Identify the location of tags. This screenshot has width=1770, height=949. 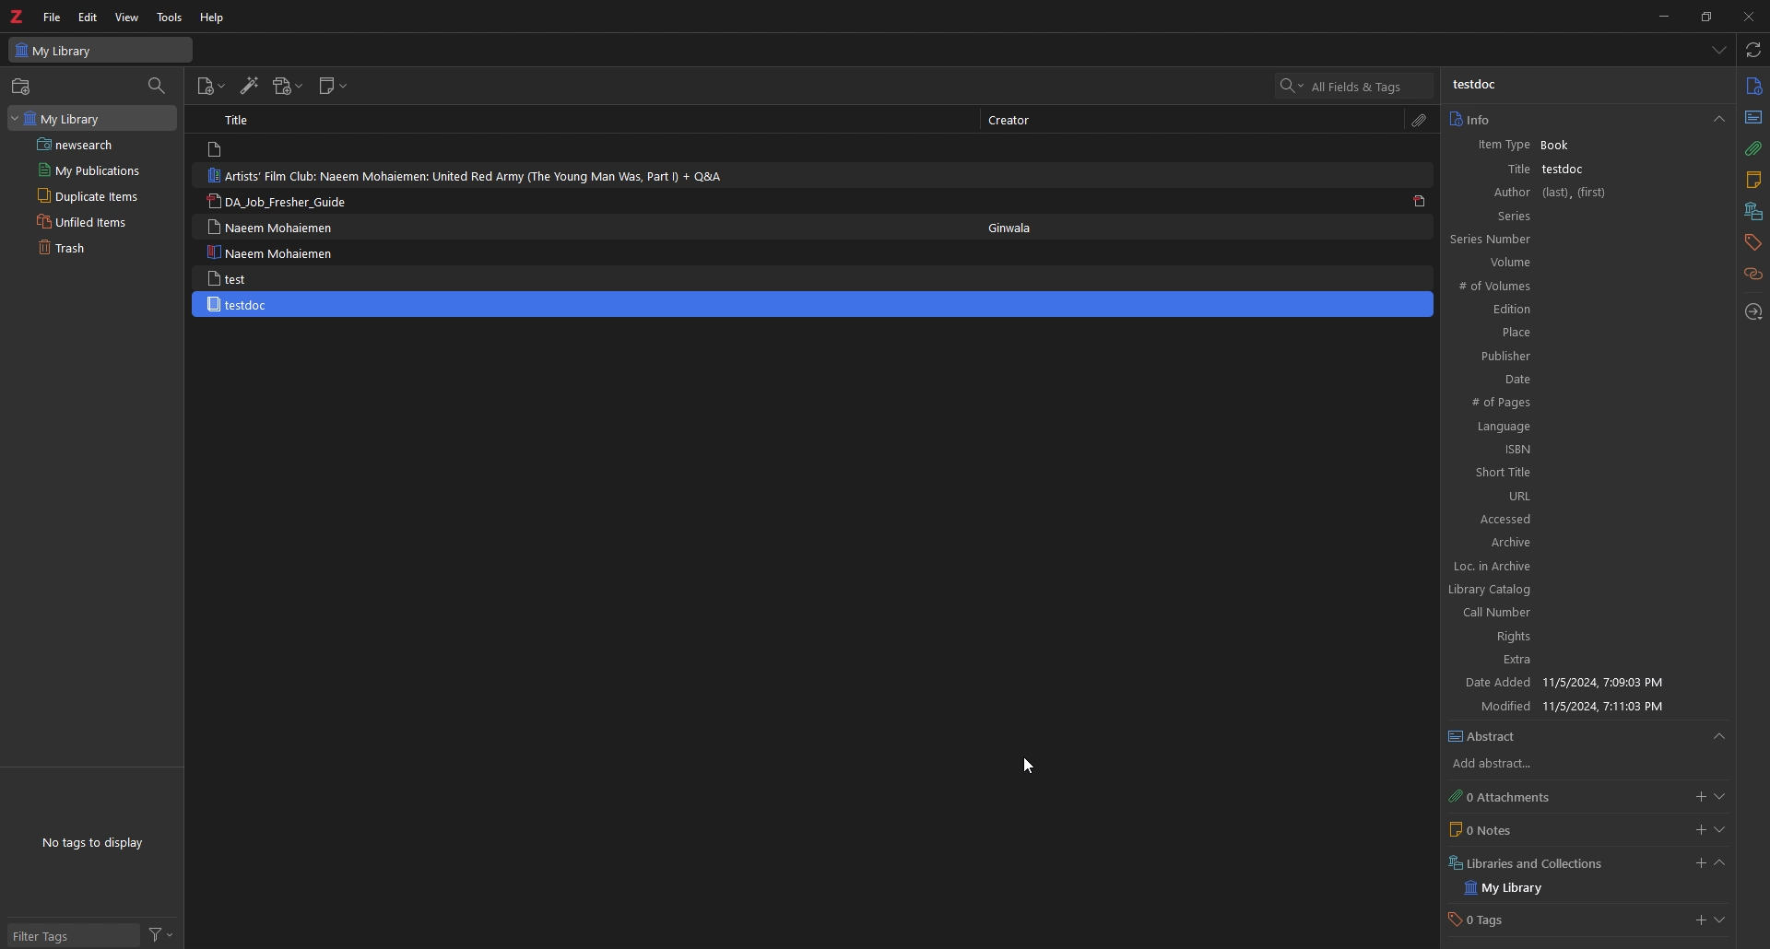
(1752, 242).